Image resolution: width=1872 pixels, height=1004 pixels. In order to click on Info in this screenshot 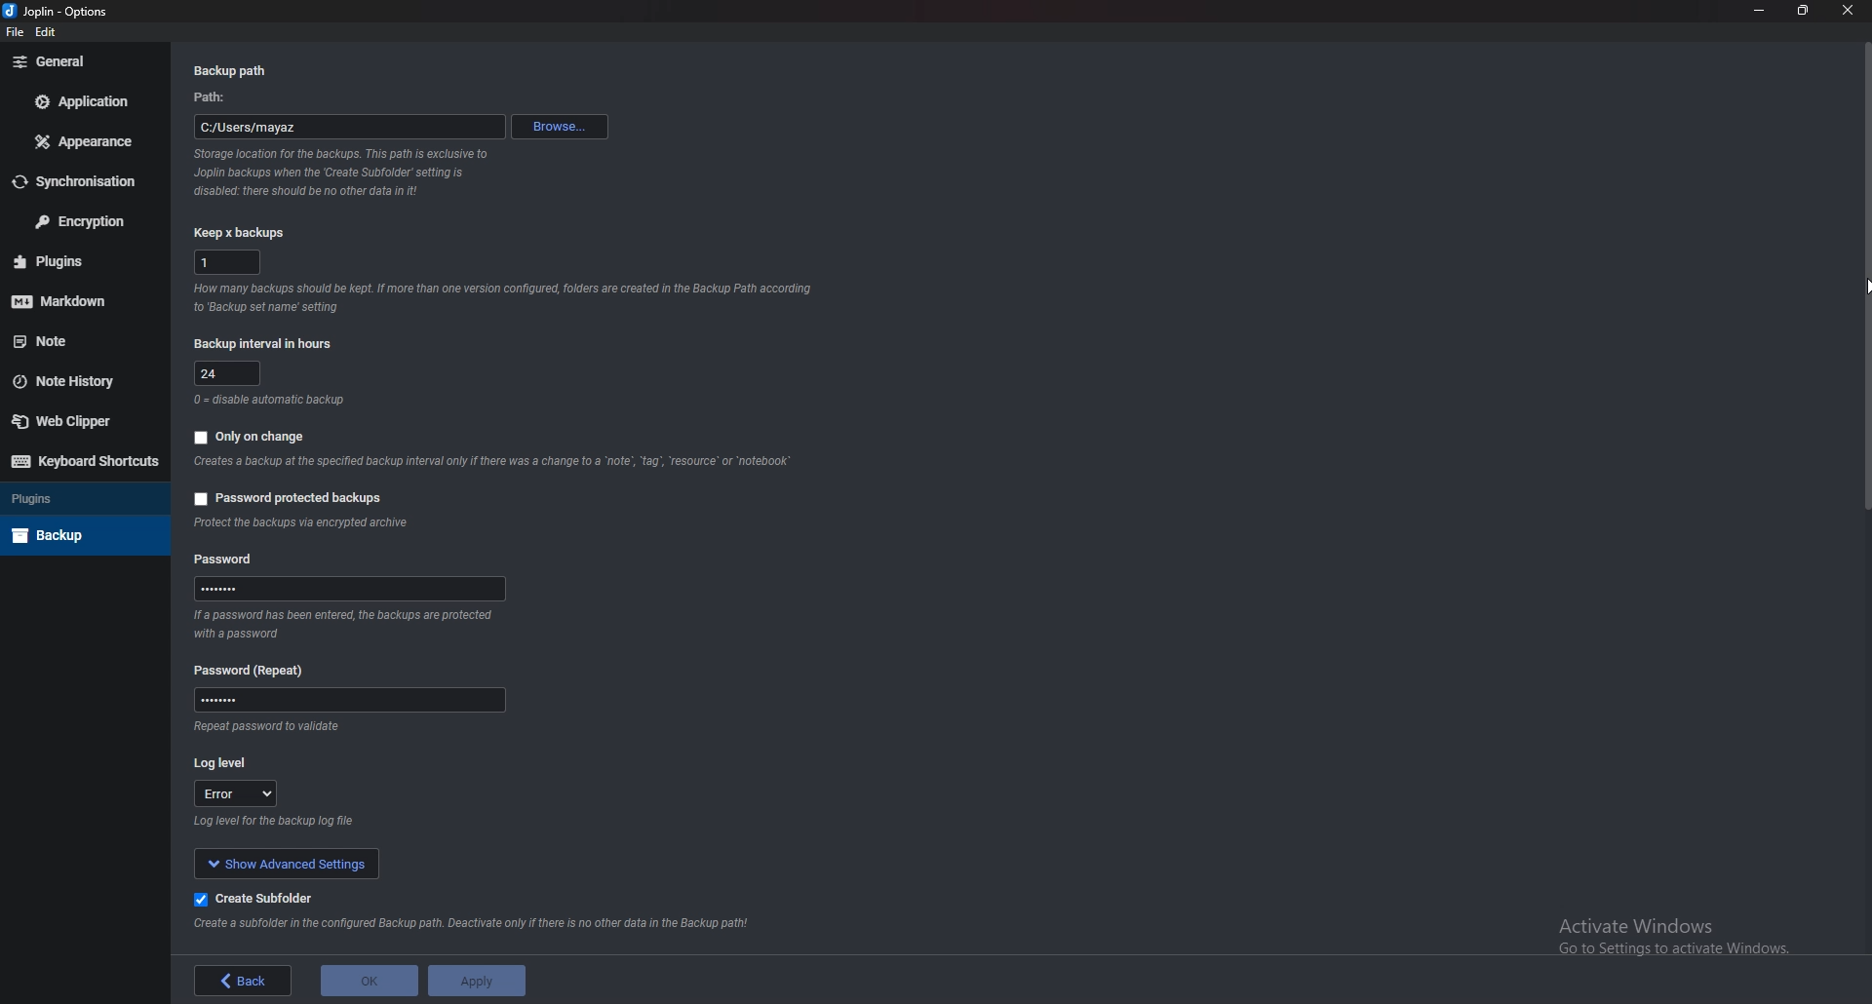, I will do `click(271, 400)`.